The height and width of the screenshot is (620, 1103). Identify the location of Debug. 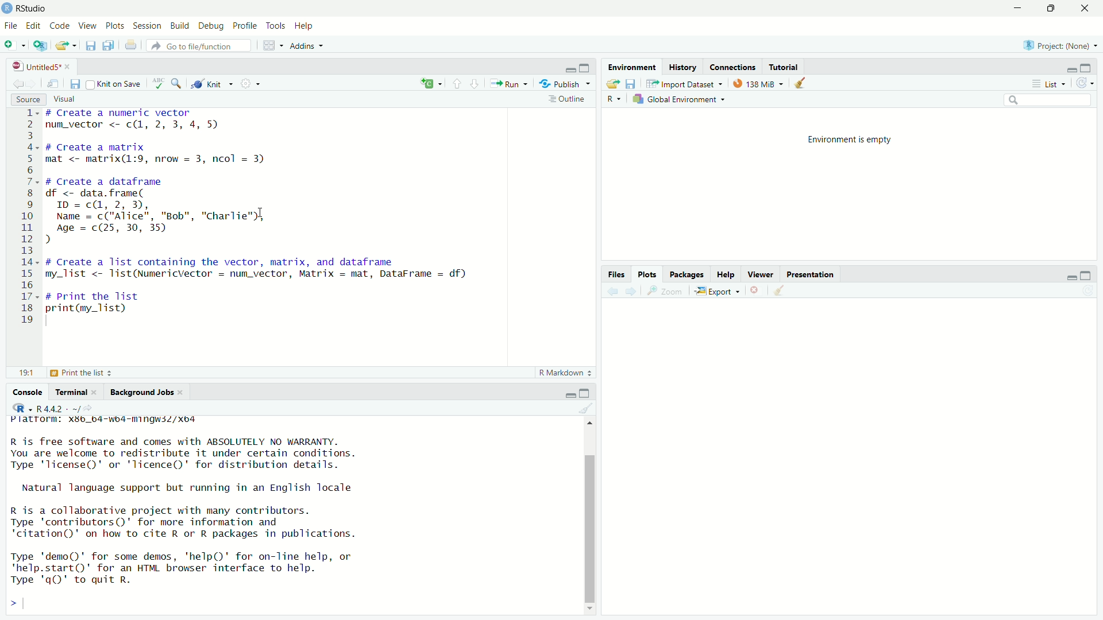
(211, 26).